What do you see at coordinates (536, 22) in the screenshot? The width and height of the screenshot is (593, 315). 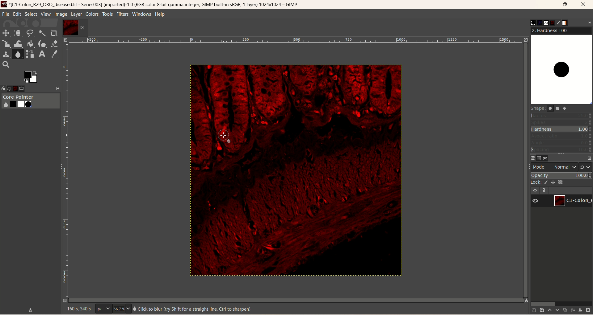 I see `pattern` at bounding box center [536, 22].